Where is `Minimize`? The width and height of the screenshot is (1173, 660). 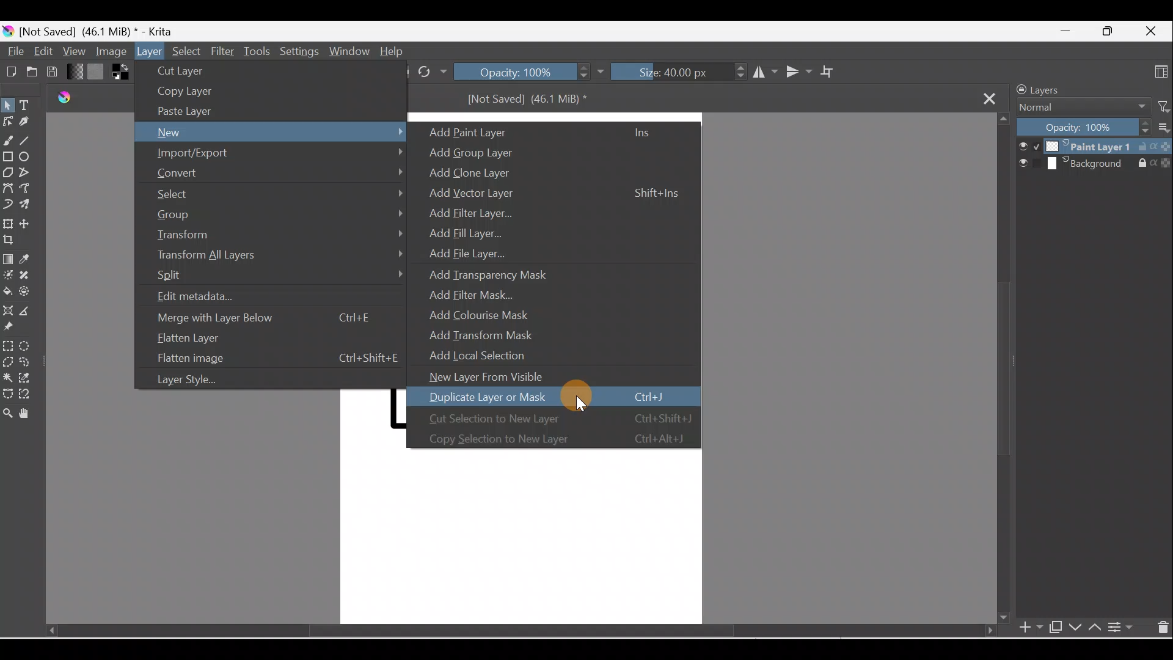 Minimize is located at coordinates (1062, 34).